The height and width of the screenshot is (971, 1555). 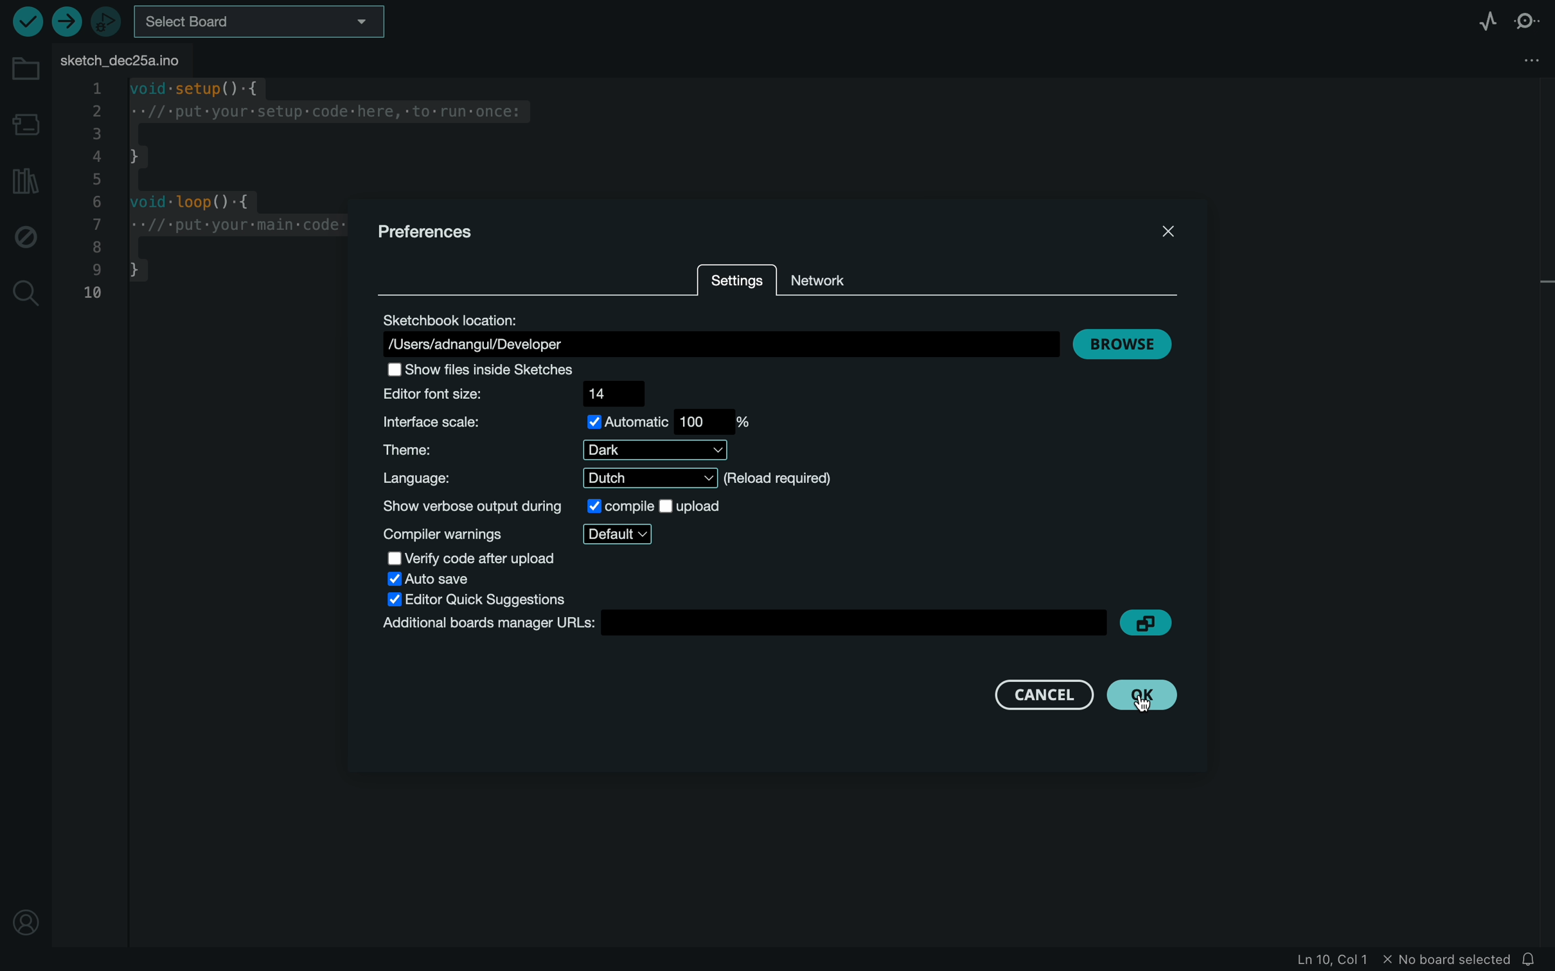 I want to click on notification, so click(x=1532, y=960).